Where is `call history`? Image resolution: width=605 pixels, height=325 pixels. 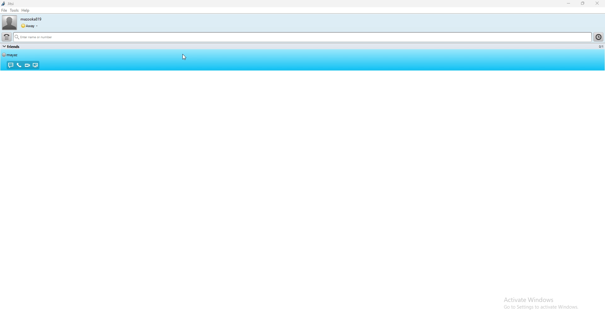
call history is located at coordinates (599, 37).